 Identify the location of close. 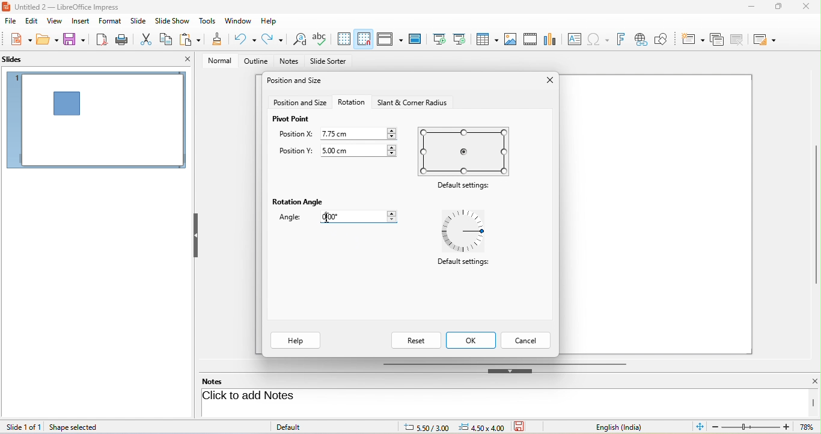
(805, 7).